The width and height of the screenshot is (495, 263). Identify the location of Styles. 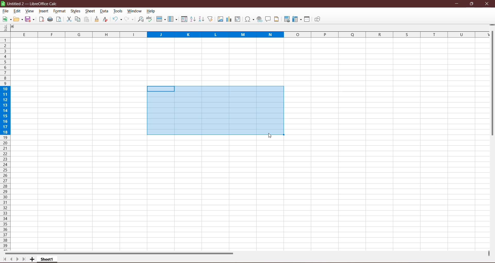
(76, 11).